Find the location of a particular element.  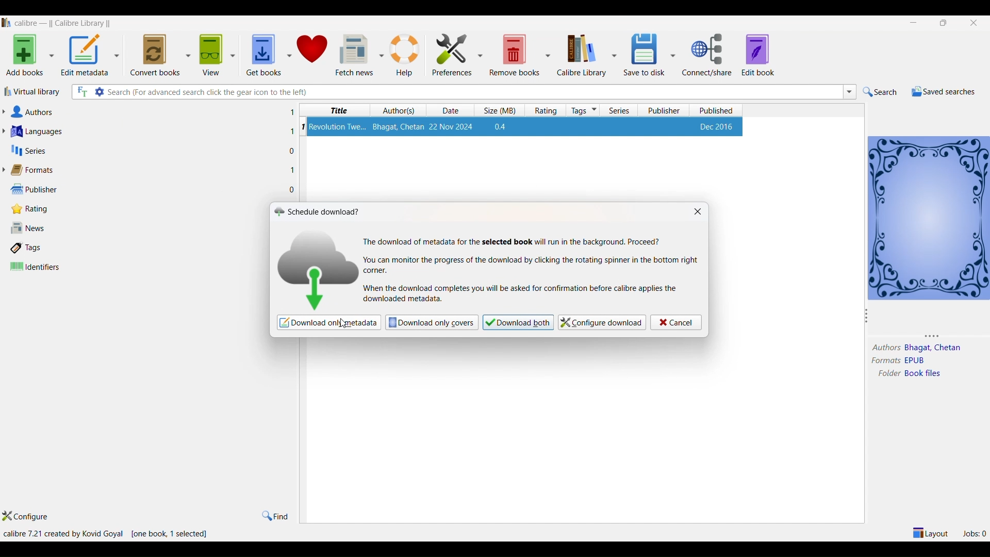

1 is located at coordinates (292, 112).